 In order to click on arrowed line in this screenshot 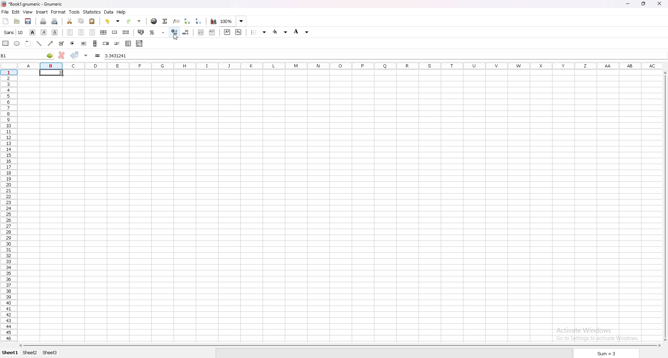, I will do `click(50, 43)`.